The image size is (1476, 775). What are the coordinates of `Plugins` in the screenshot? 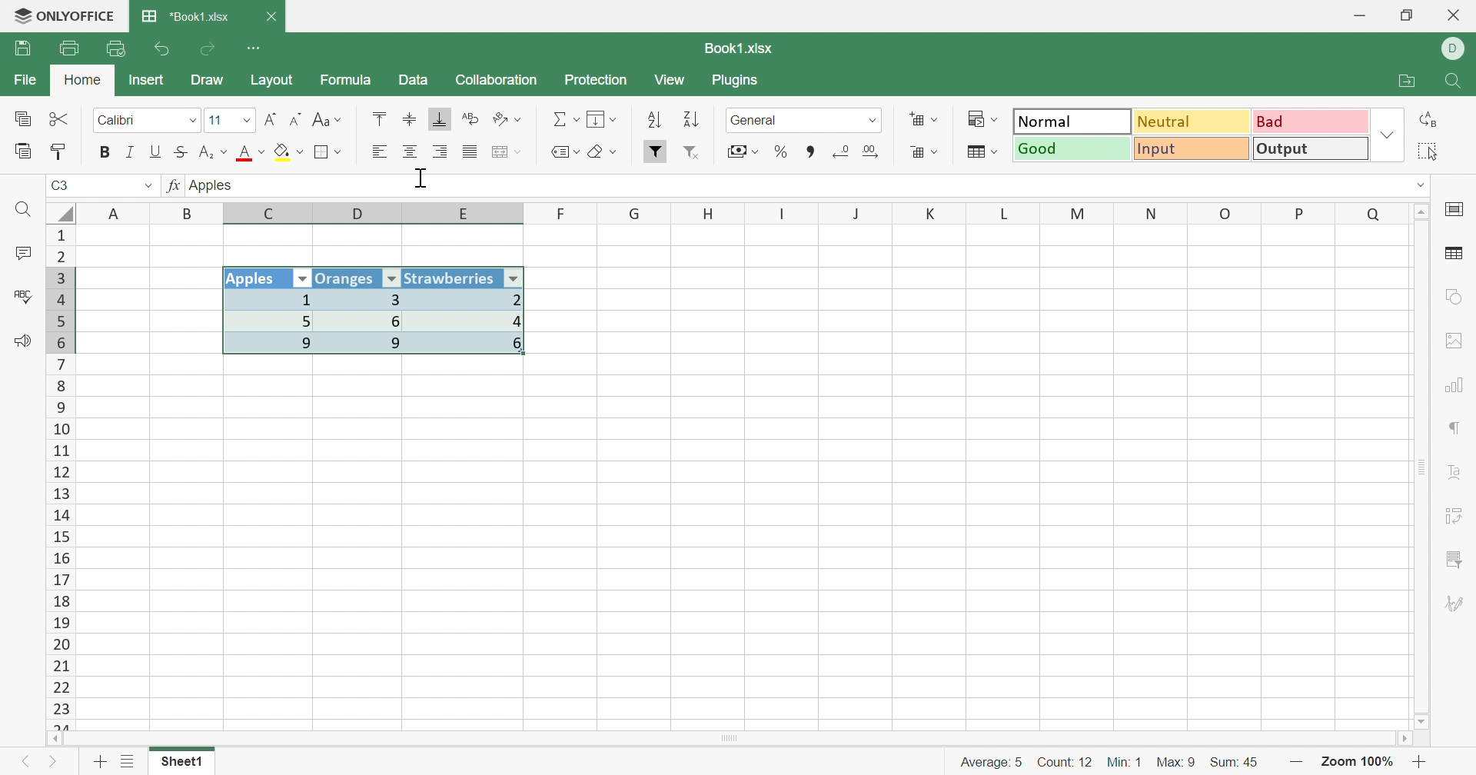 It's located at (739, 82).